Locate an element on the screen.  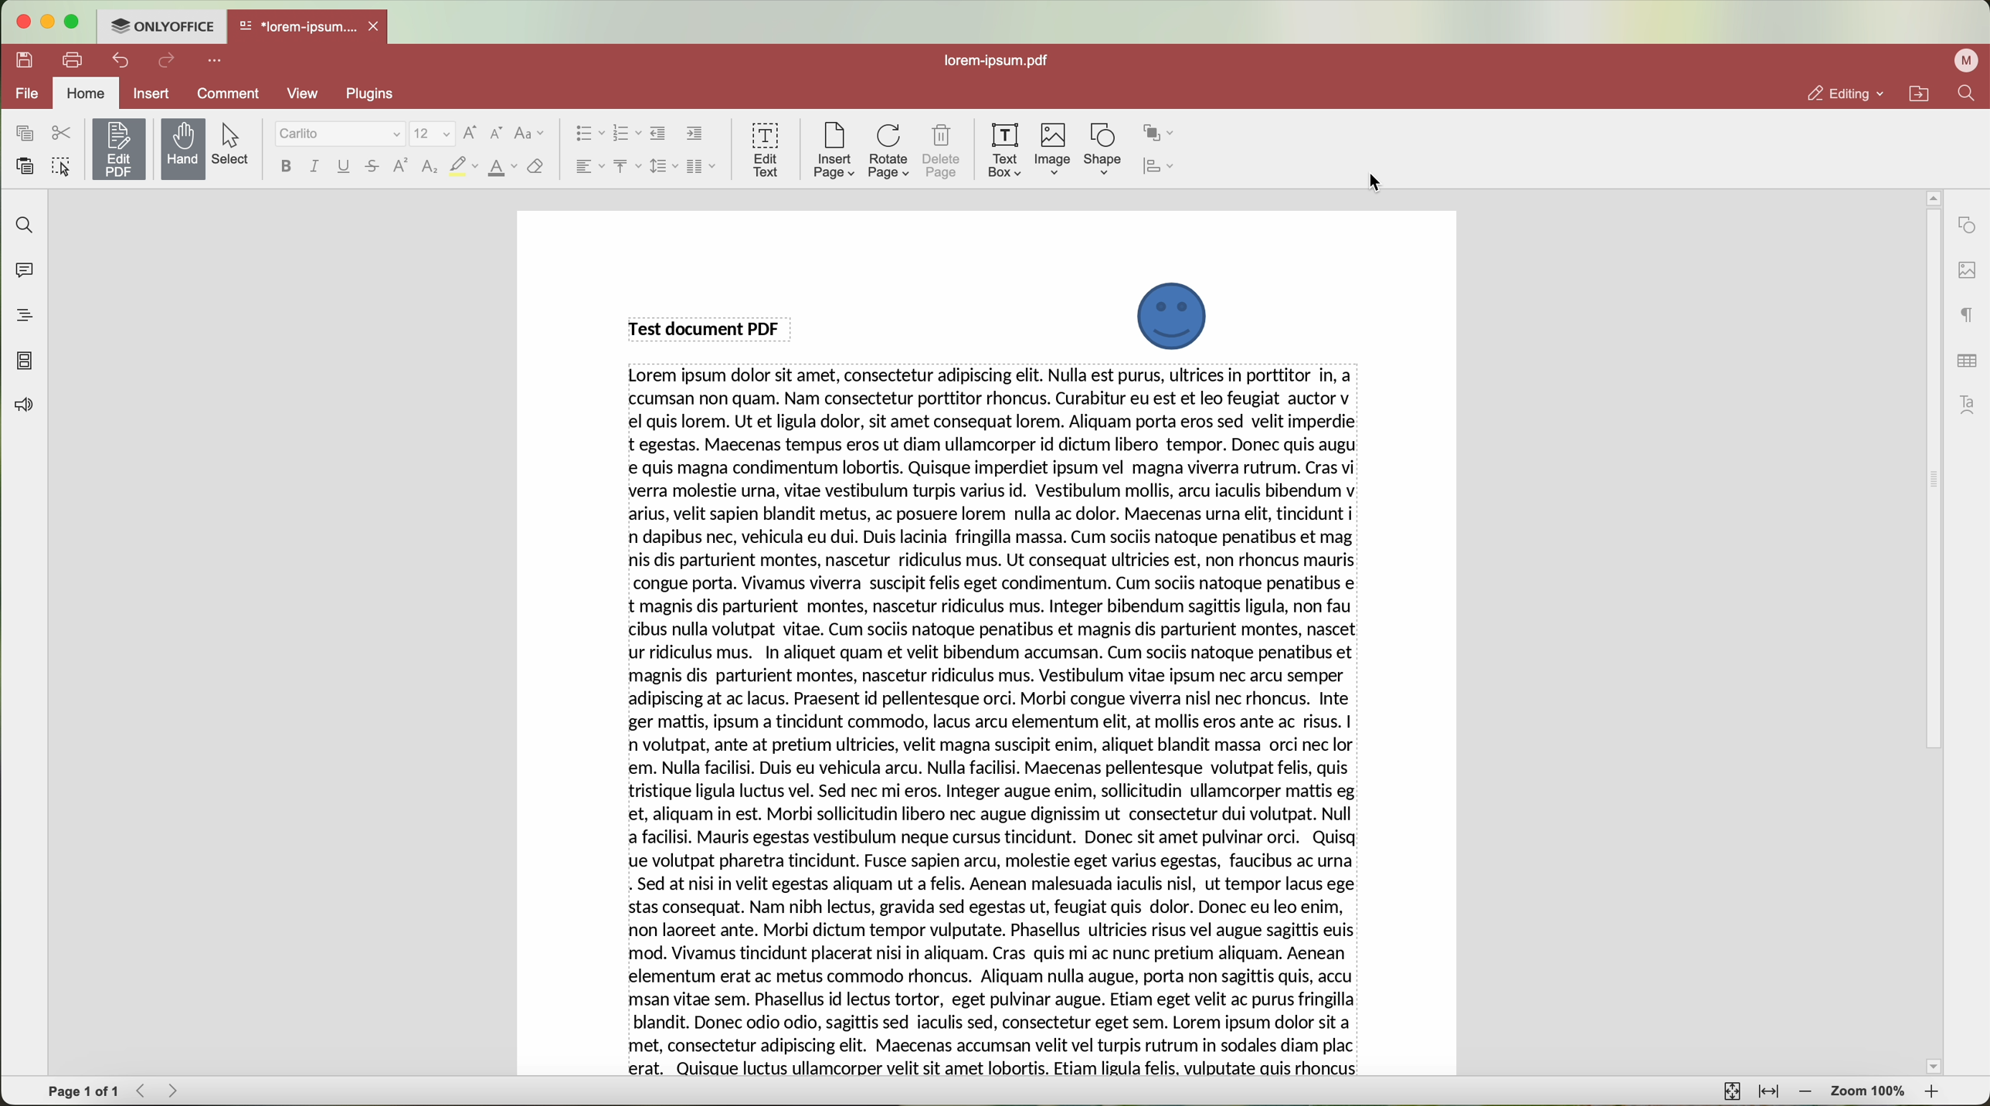
color font is located at coordinates (502, 168).